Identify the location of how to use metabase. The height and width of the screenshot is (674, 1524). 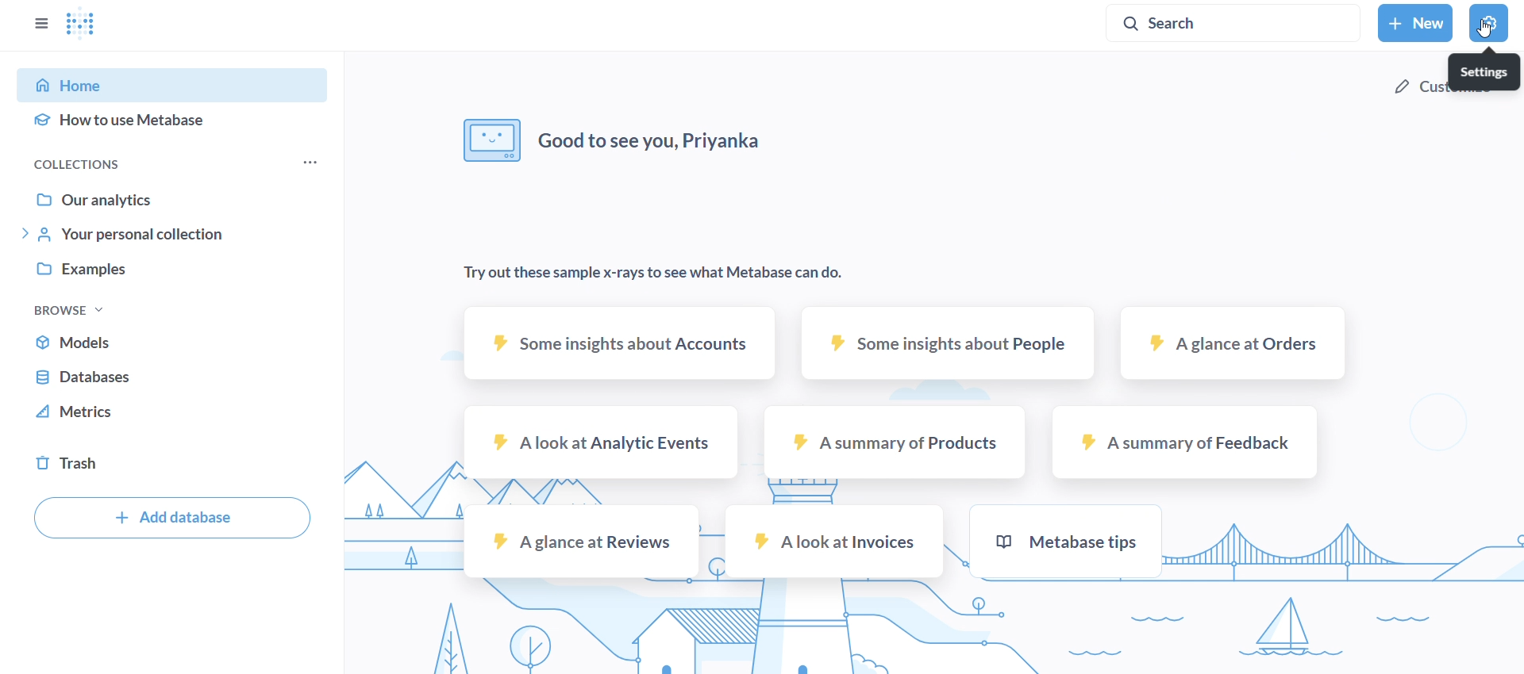
(173, 124).